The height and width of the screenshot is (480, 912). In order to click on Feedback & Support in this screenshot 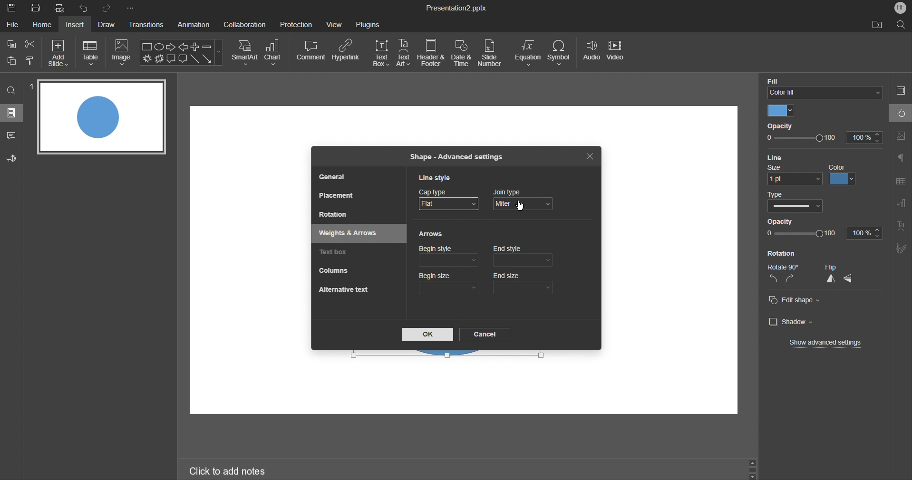, I will do `click(12, 157)`.